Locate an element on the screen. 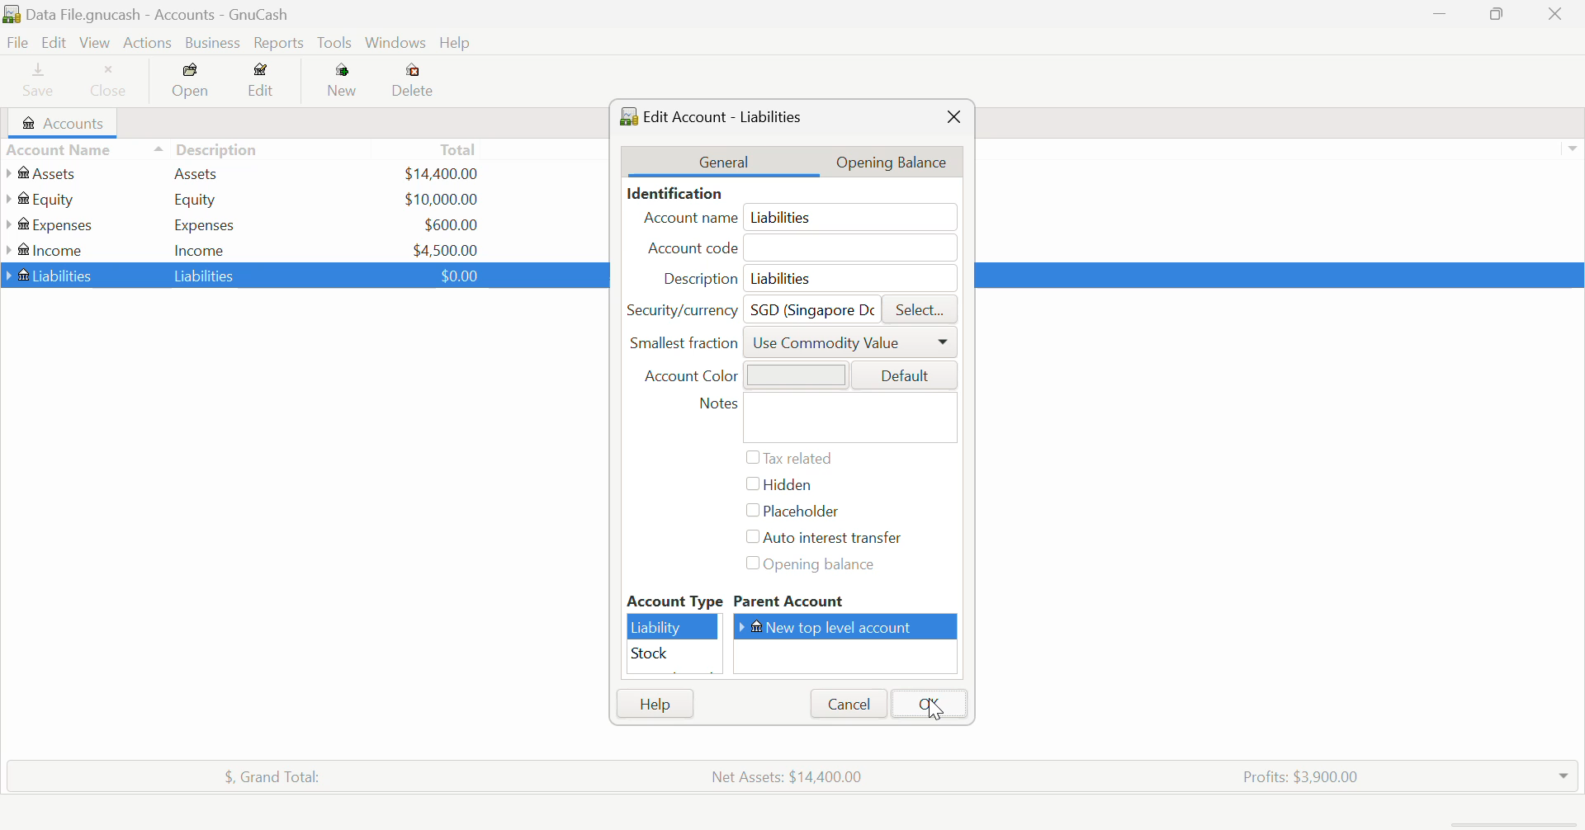 This screenshot has height=830, width=1585. Restore Down is located at coordinates (1441, 16).